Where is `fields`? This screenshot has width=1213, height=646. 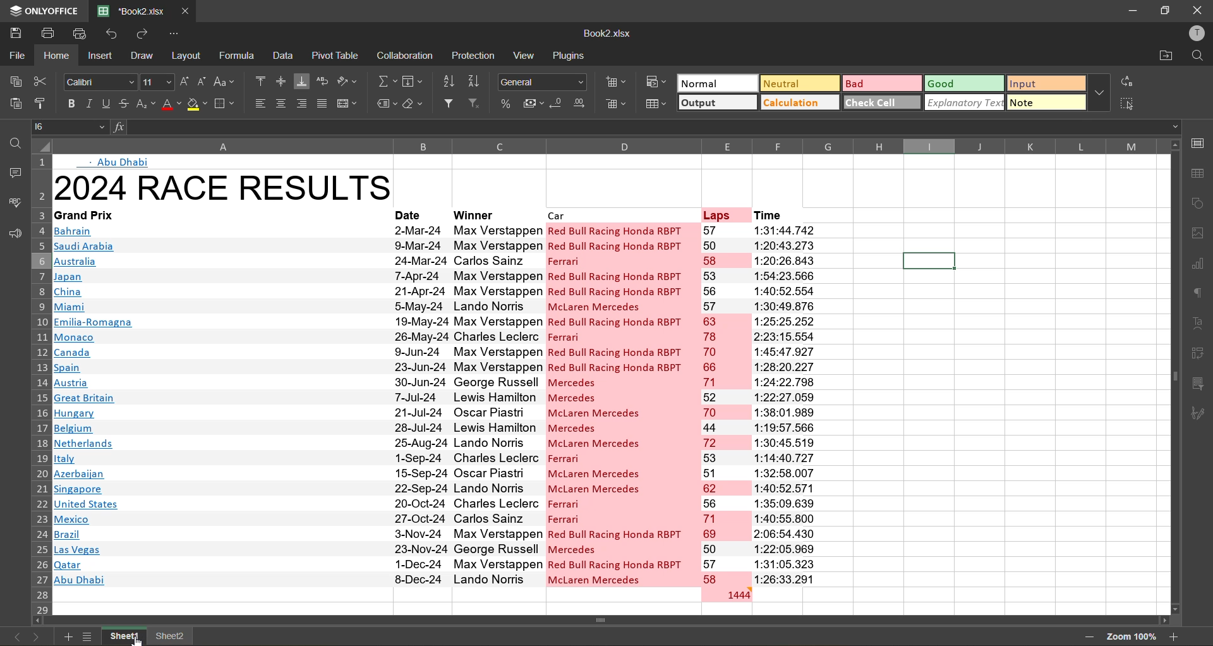
fields is located at coordinates (416, 80).